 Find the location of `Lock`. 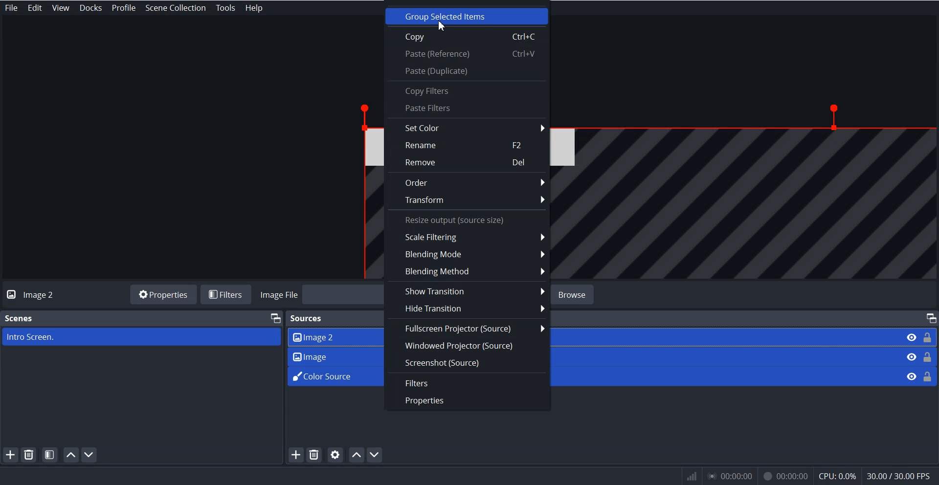

Lock is located at coordinates (928, 355).